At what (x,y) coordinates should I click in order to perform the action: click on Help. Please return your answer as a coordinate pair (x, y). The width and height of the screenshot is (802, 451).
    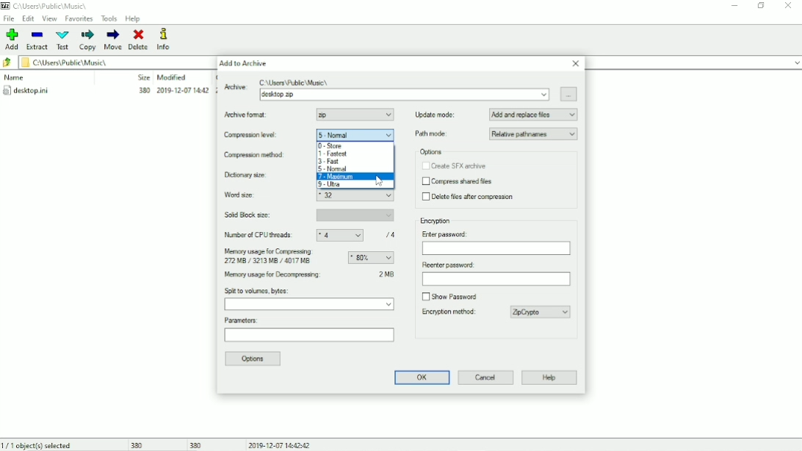
    Looking at the image, I should click on (550, 378).